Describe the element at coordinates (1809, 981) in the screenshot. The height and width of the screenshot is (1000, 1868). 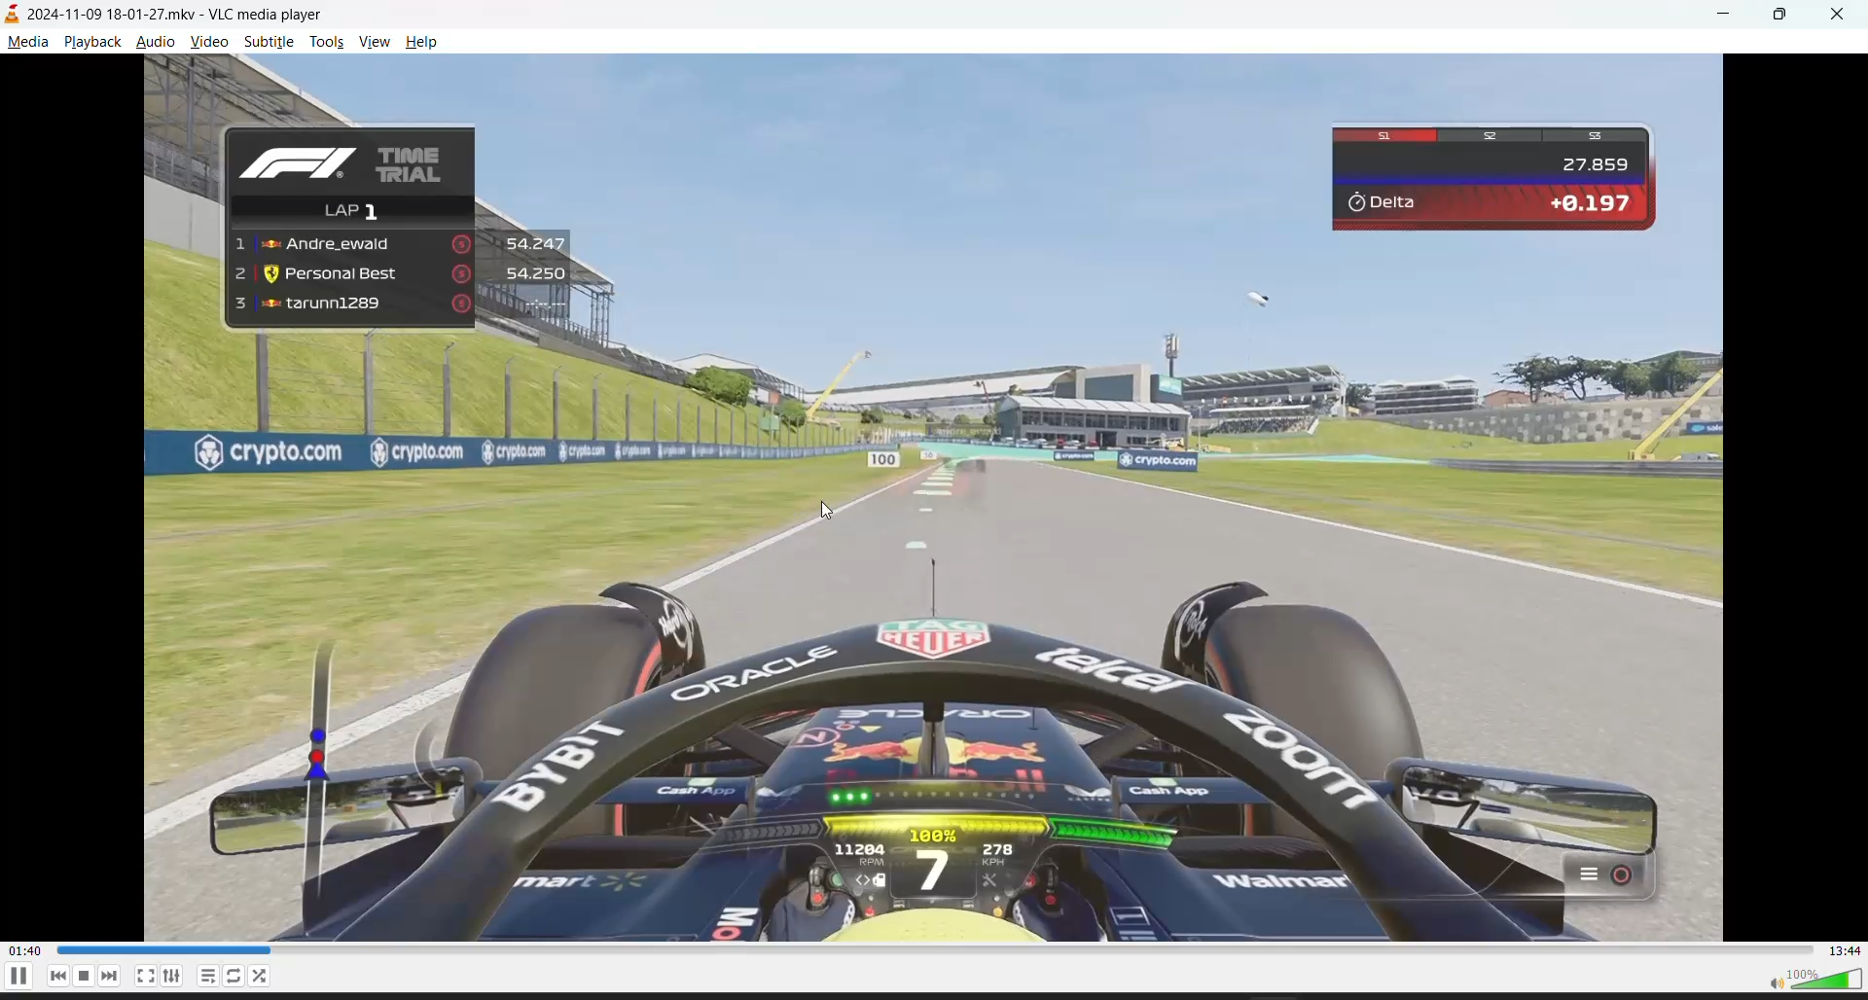
I see `volume` at that location.